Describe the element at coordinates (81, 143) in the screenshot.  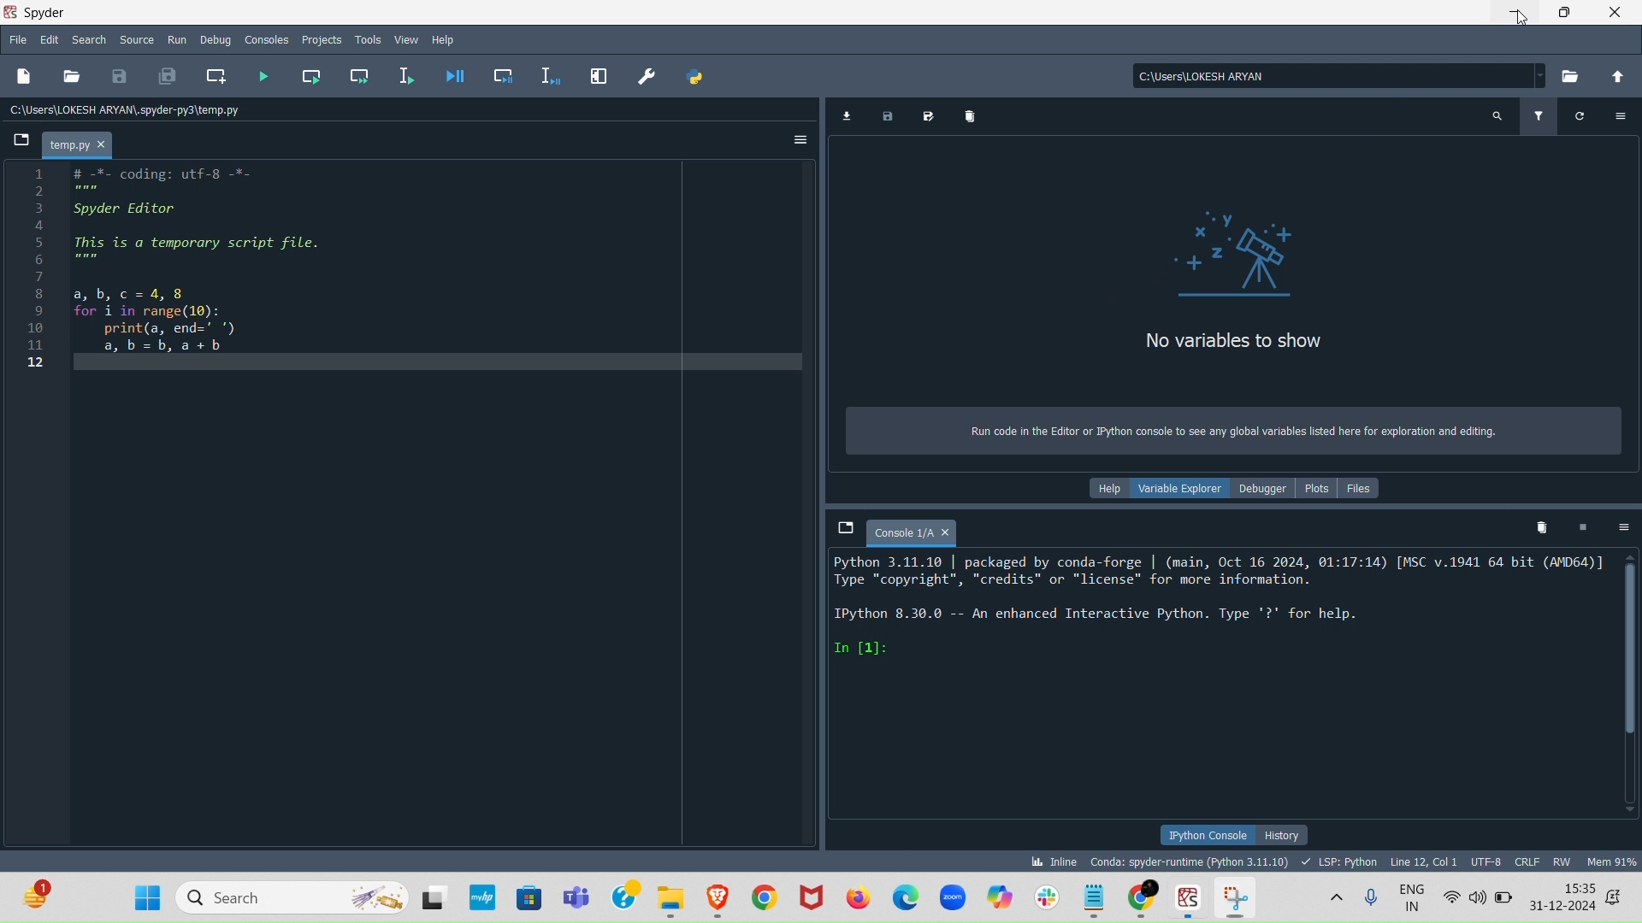
I see `File name` at that location.